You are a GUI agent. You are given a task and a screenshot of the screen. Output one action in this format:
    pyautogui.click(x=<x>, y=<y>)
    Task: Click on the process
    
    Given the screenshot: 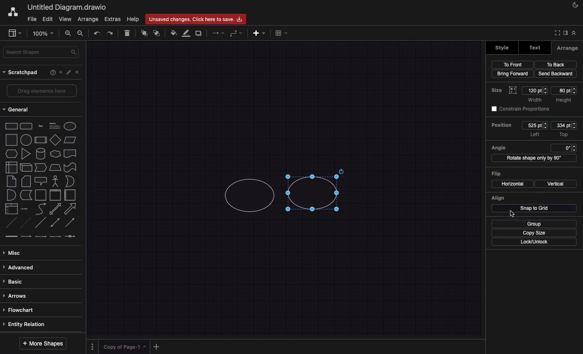 What is the action you would take?
    pyautogui.click(x=40, y=140)
    